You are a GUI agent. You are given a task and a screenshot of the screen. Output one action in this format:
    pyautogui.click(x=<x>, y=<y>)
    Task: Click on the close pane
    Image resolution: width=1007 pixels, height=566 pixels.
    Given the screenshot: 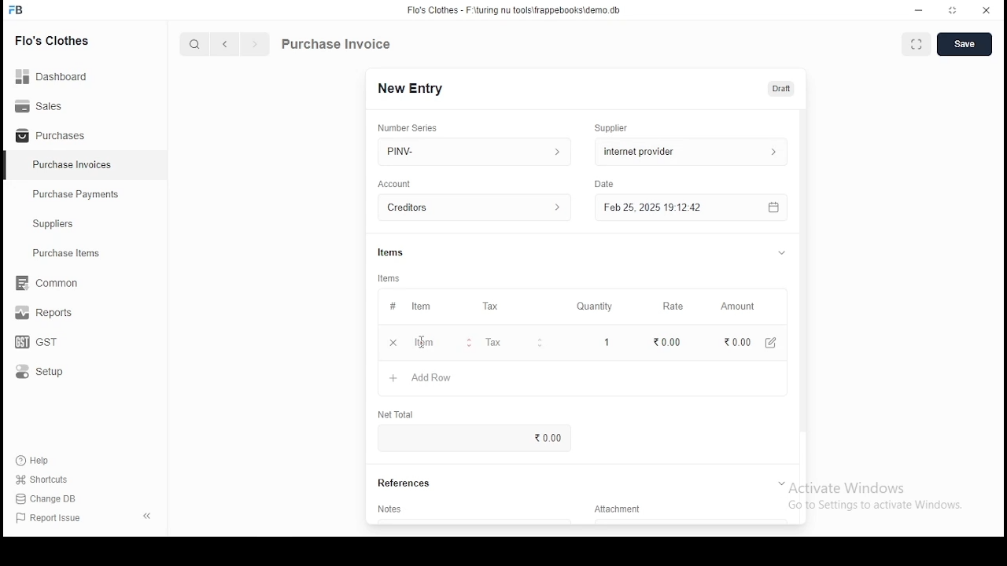 What is the action you would take?
    pyautogui.click(x=146, y=515)
    